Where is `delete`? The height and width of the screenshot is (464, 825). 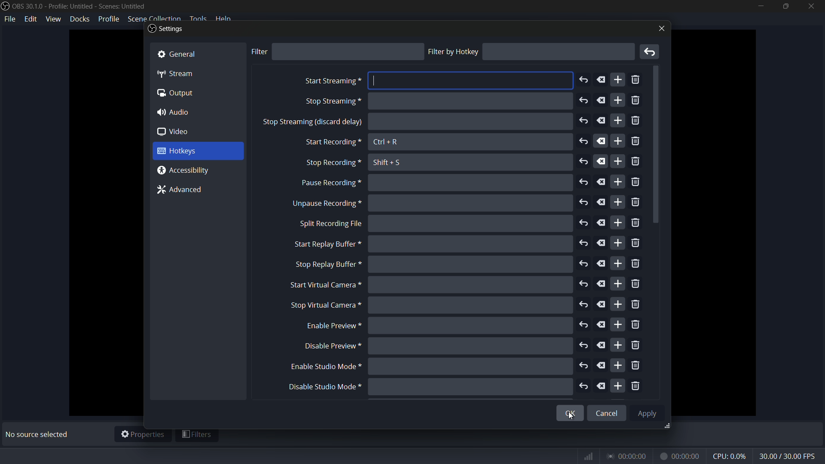 delete is located at coordinates (602, 141).